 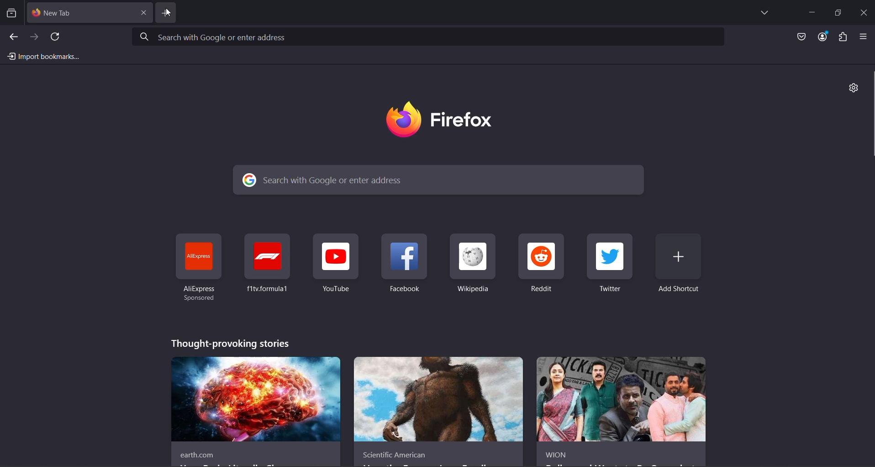 I want to click on open application menu, so click(x=866, y=37).